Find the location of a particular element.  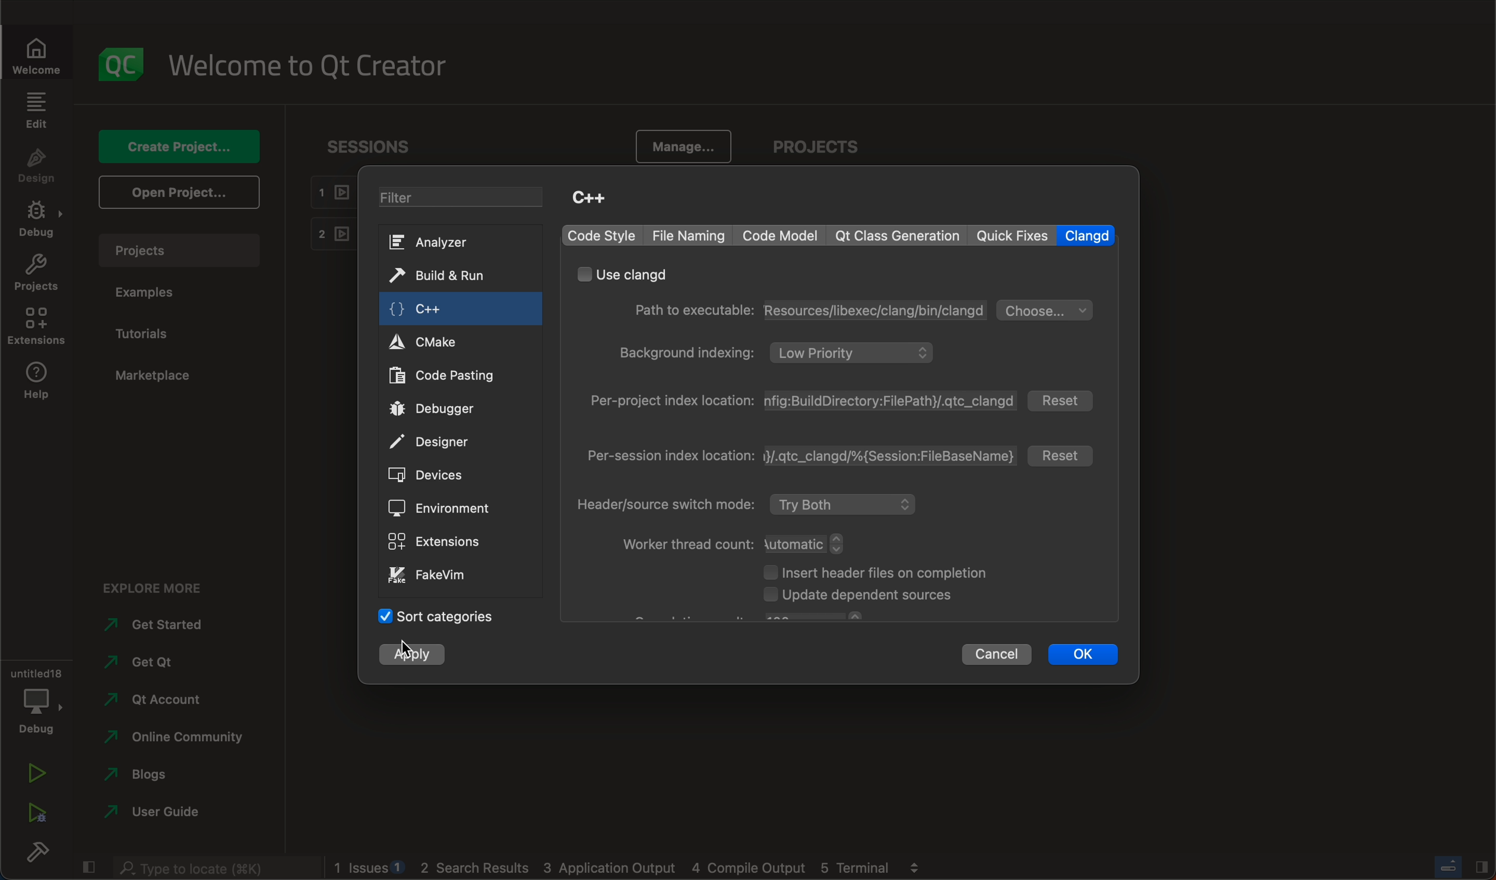

account is located at coordinates (160, 698).